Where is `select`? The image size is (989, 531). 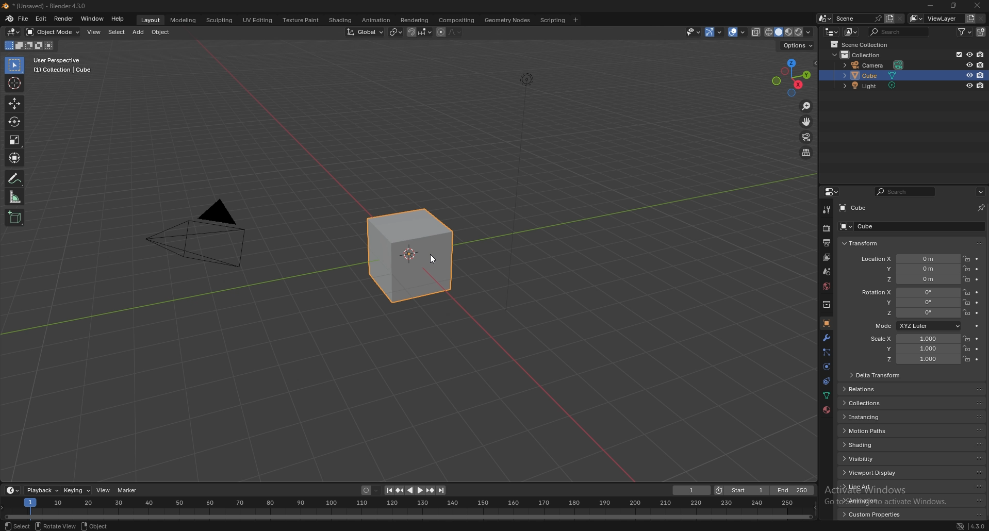
select is located at coordinates (117, 32).